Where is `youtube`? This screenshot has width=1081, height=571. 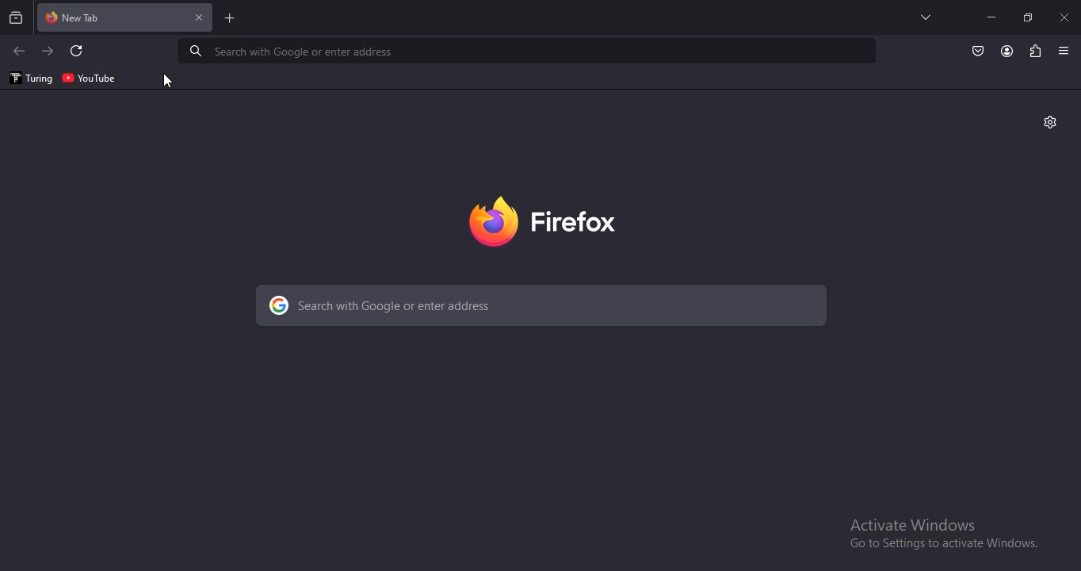 youtube is located at coordinates (90, 77).